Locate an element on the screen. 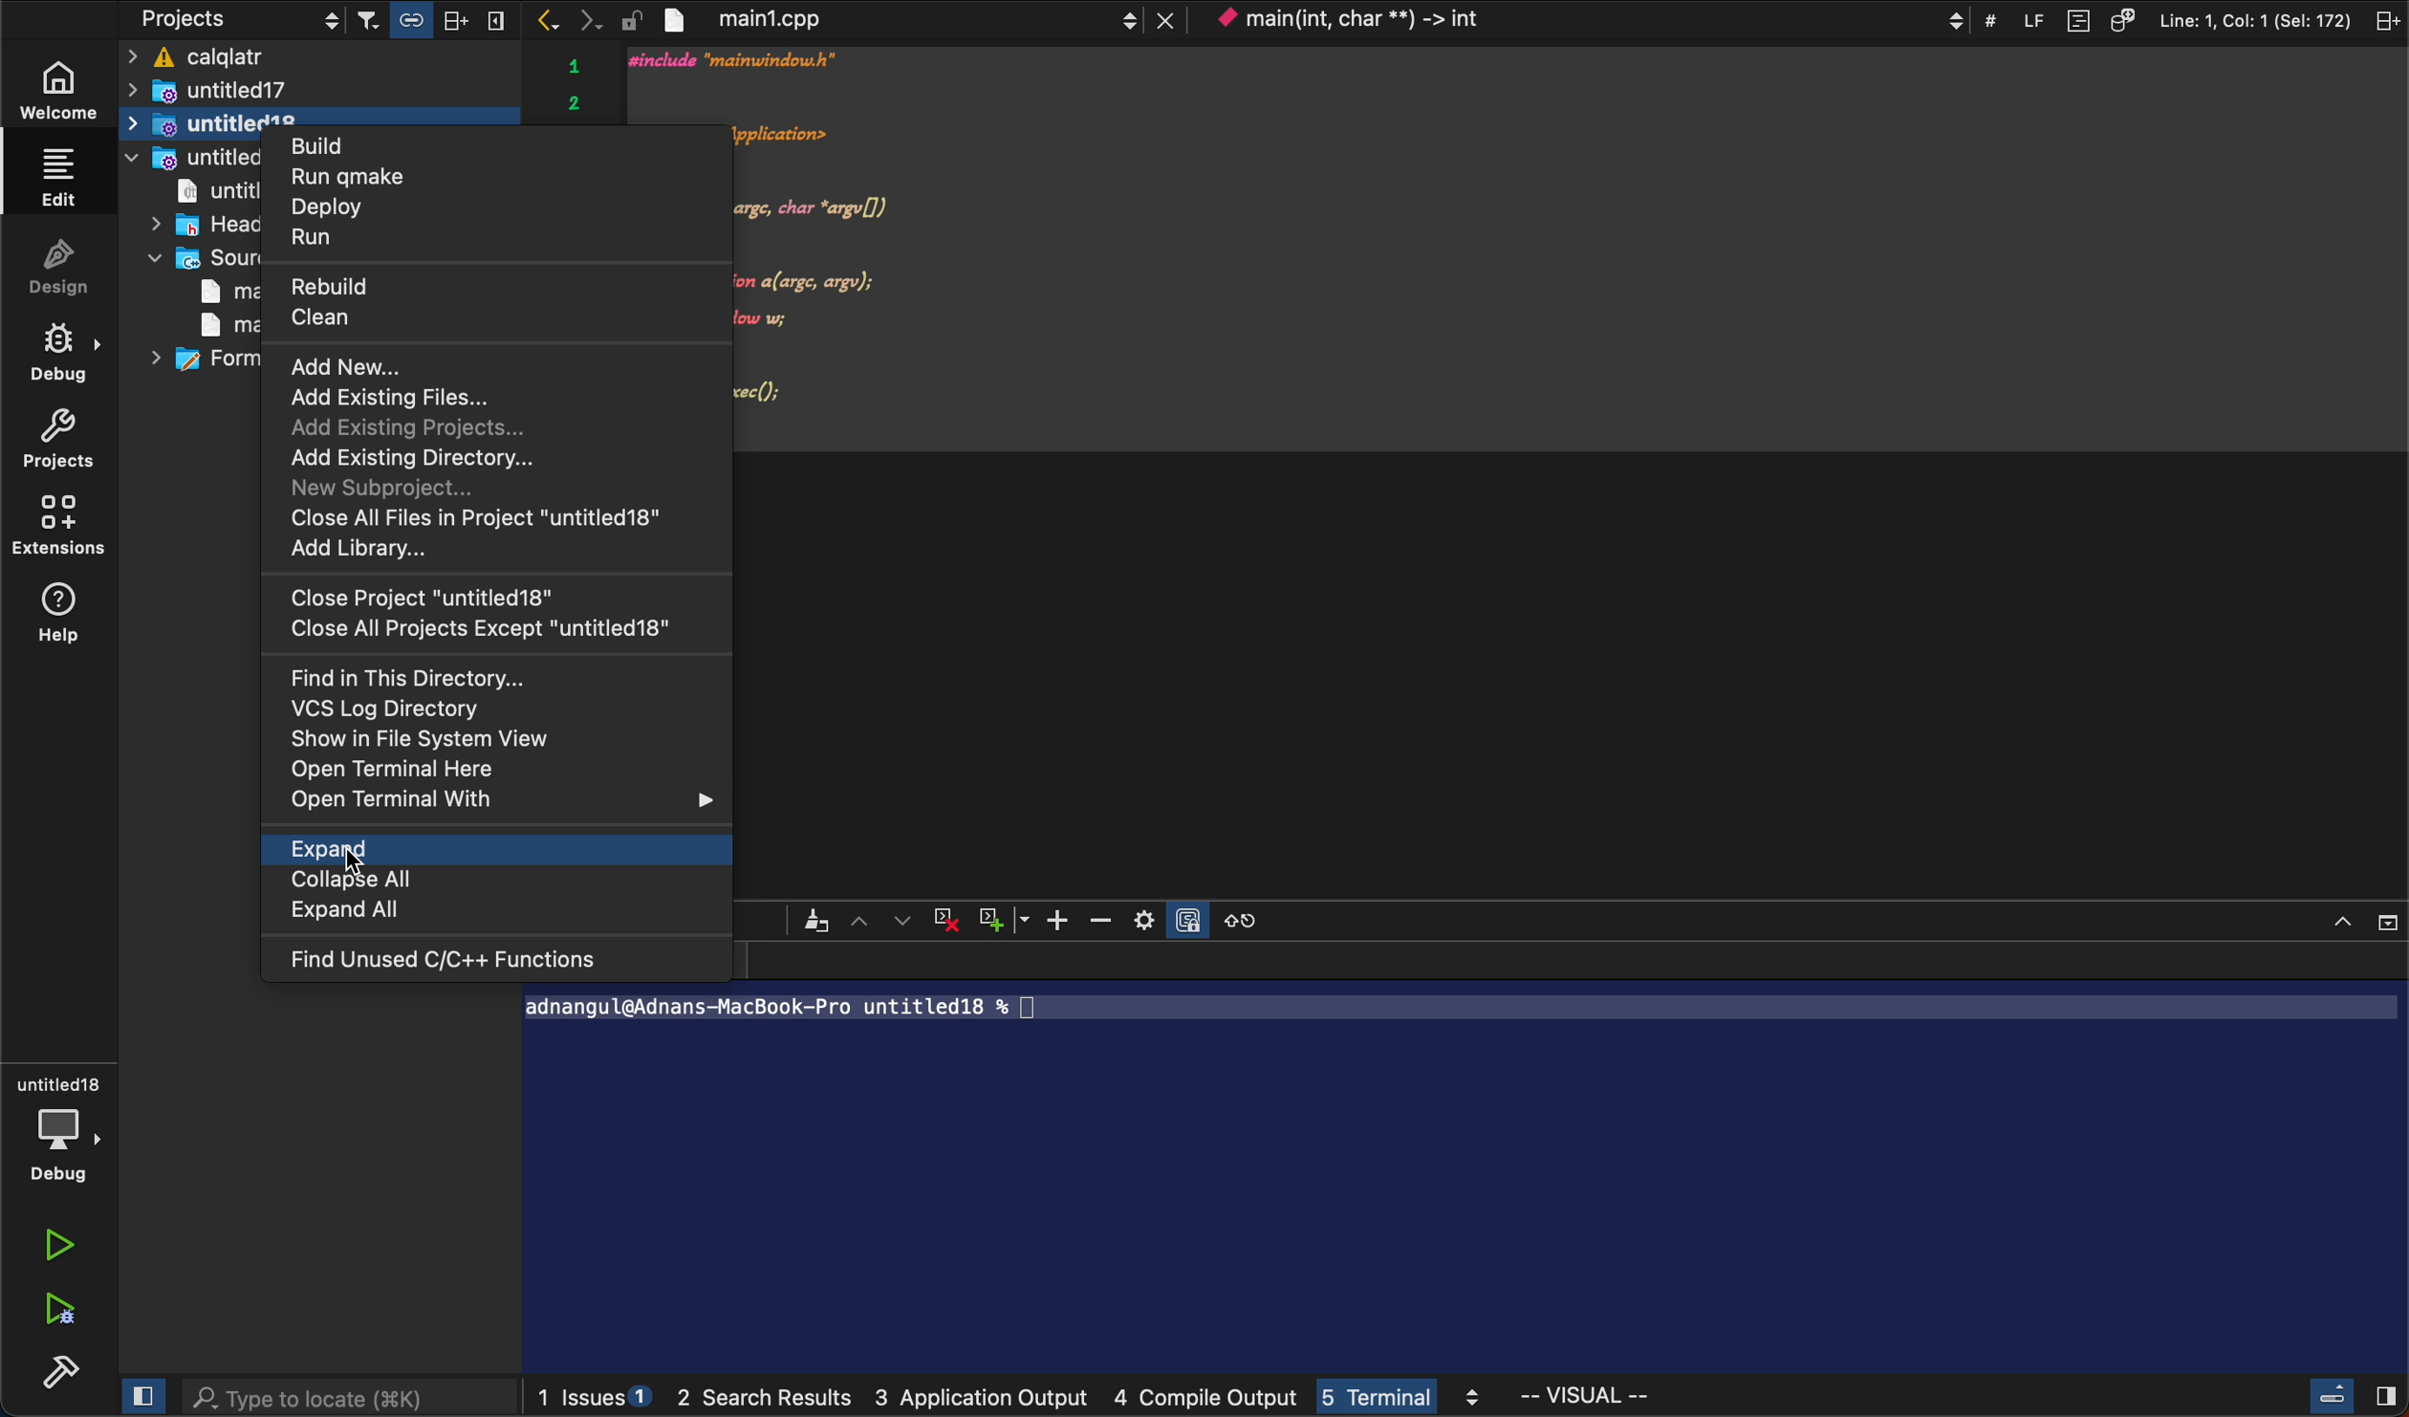  untitled19 is located at coordinates (187, 161).